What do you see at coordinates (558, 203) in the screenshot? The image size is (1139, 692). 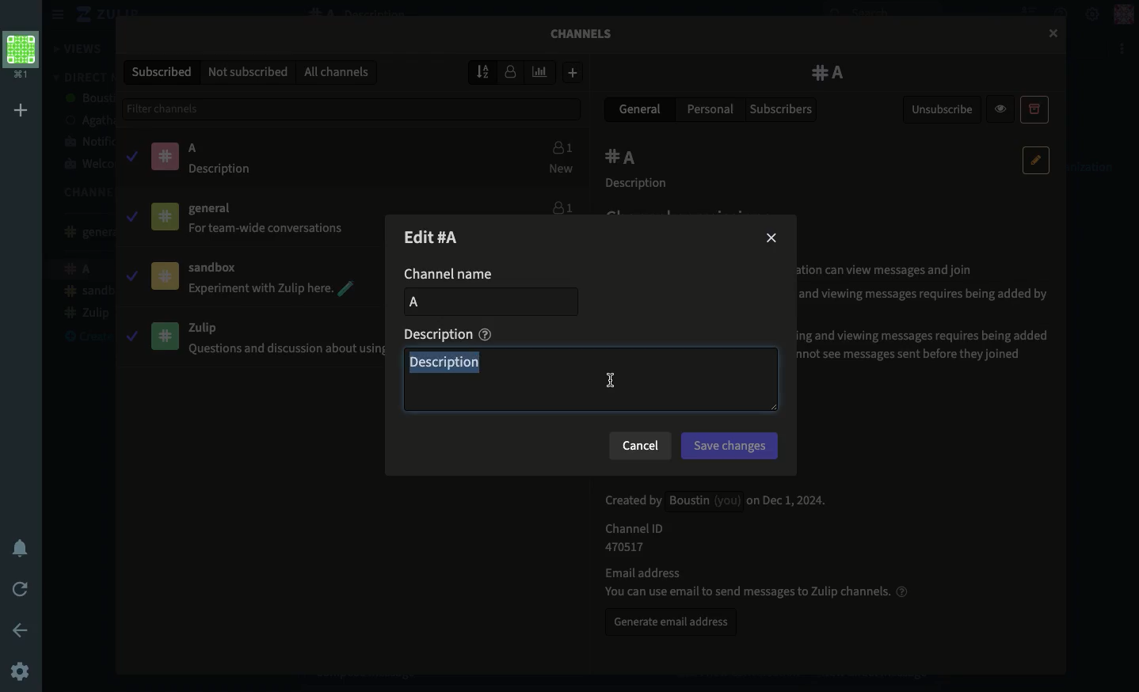 I see `Users` at bounding box center [558, 203].